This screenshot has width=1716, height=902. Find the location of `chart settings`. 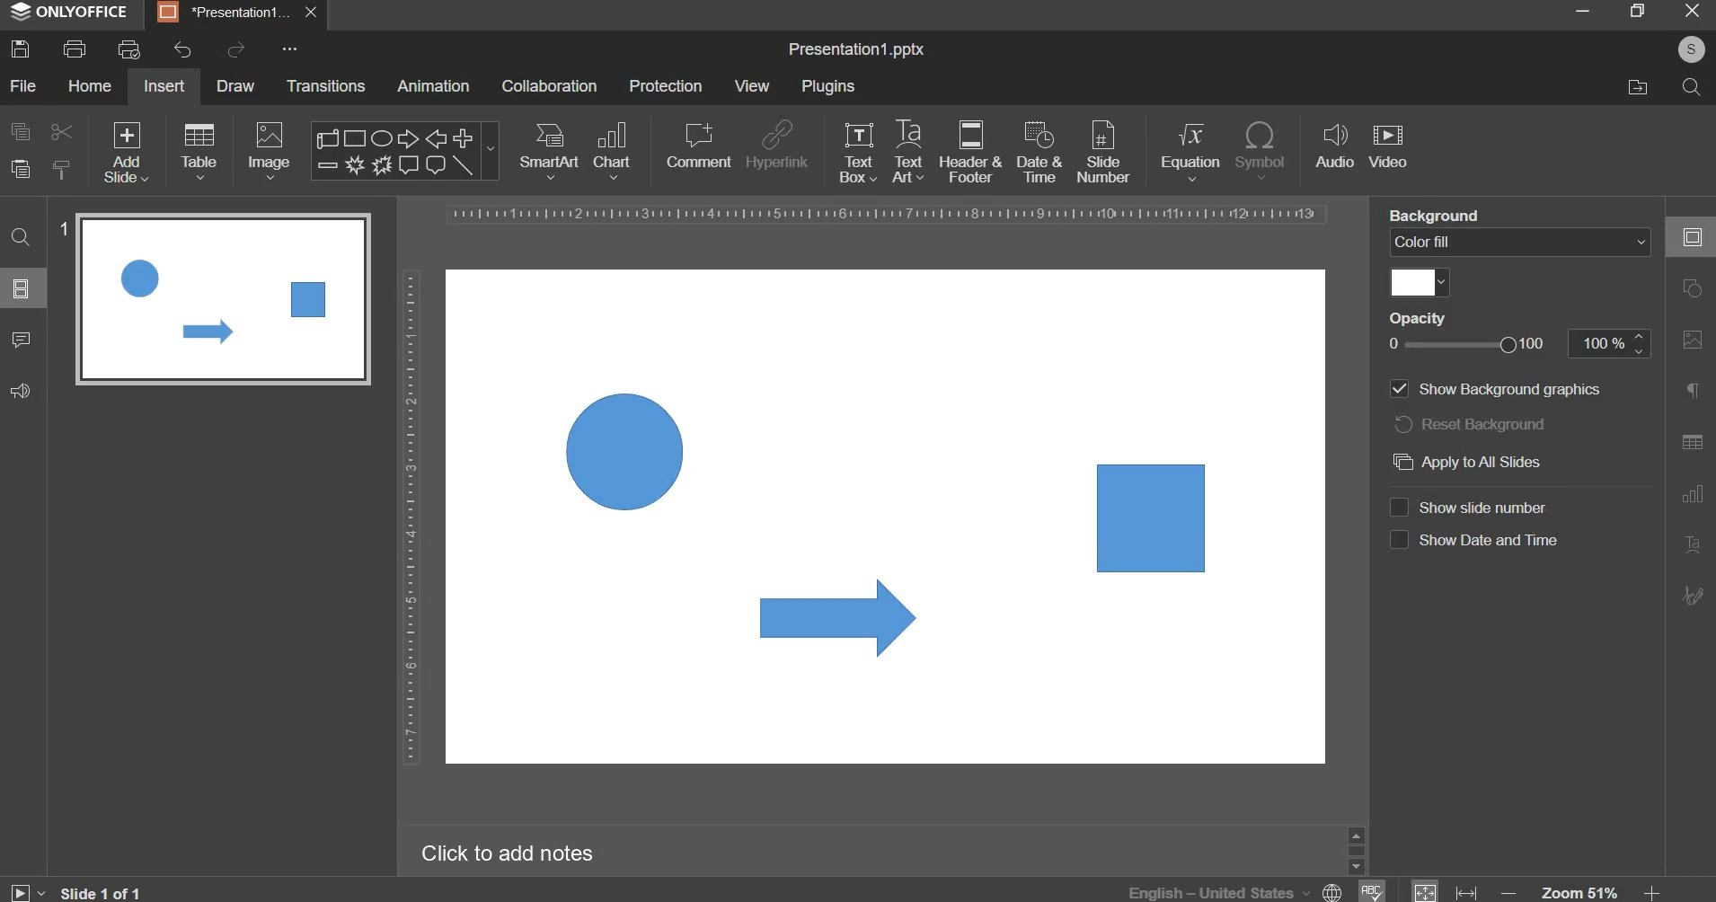

chart settings is located at coordinates (1688, 493).